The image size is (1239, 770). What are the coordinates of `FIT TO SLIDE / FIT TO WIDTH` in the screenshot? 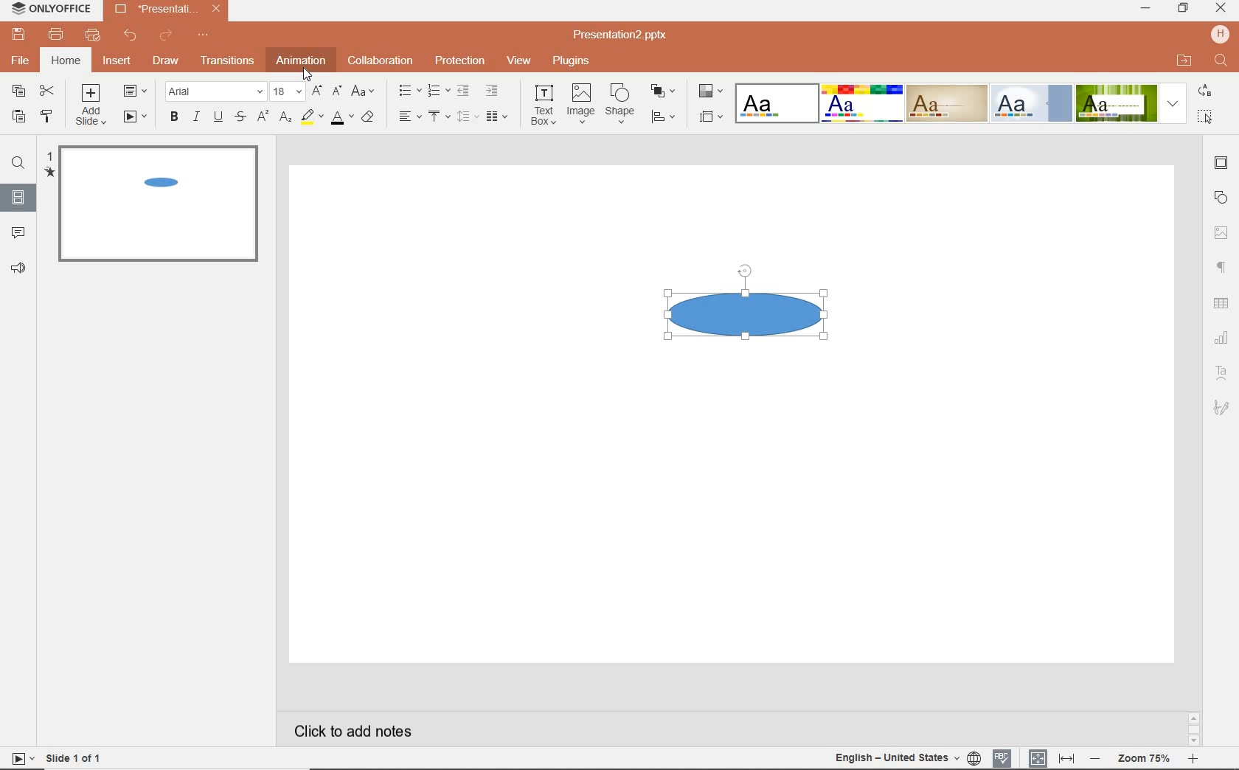 It's located at (1052, 758).